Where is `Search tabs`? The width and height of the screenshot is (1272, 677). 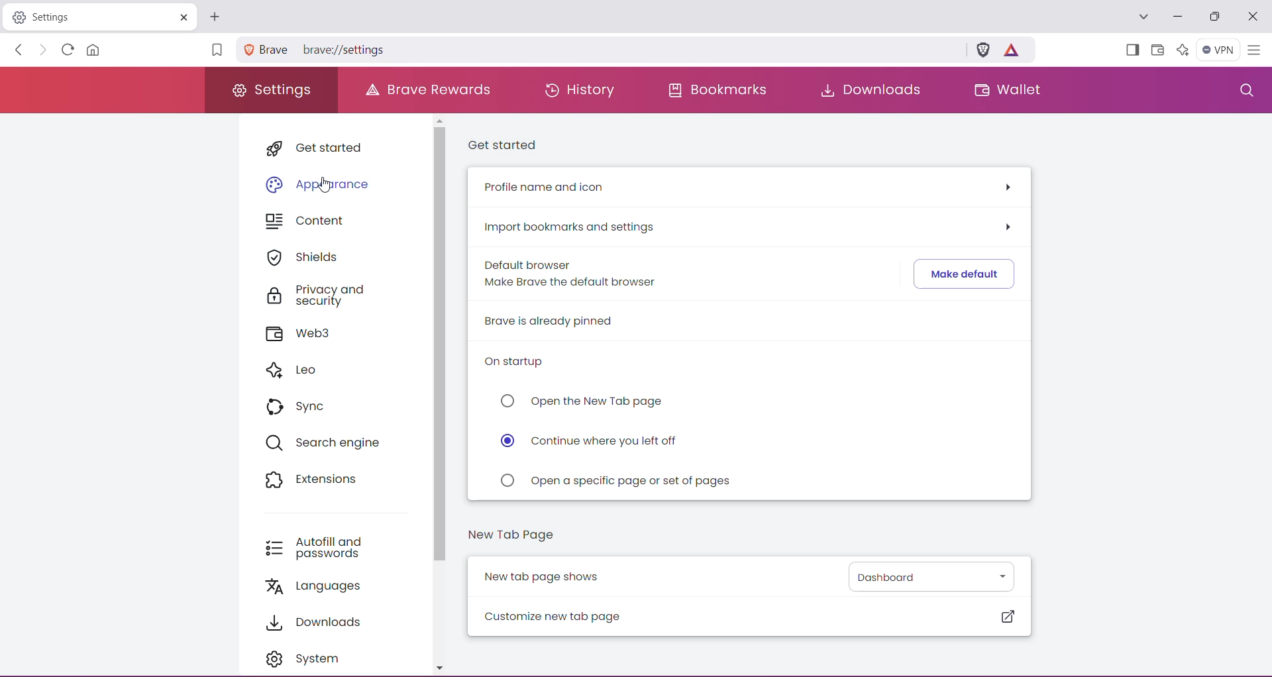 Search tabs is located at coordinates (1142, 17).